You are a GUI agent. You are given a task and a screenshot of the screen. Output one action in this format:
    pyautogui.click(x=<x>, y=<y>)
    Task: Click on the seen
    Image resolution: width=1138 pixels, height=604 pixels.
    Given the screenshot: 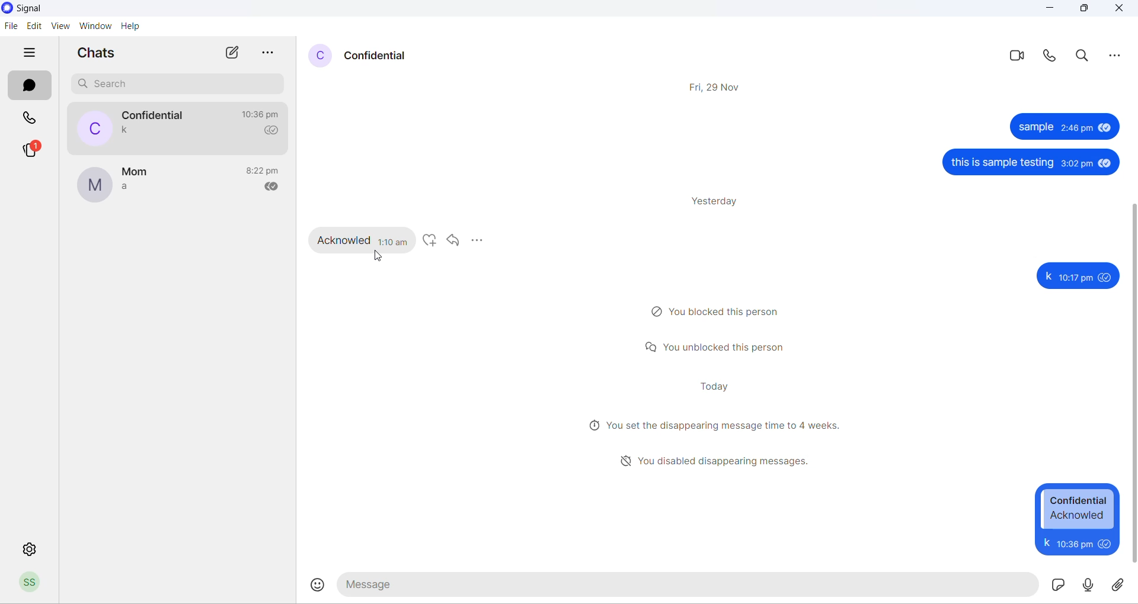 What is the action you would take?
    pyautogui.click(x=1105, y=543)
    